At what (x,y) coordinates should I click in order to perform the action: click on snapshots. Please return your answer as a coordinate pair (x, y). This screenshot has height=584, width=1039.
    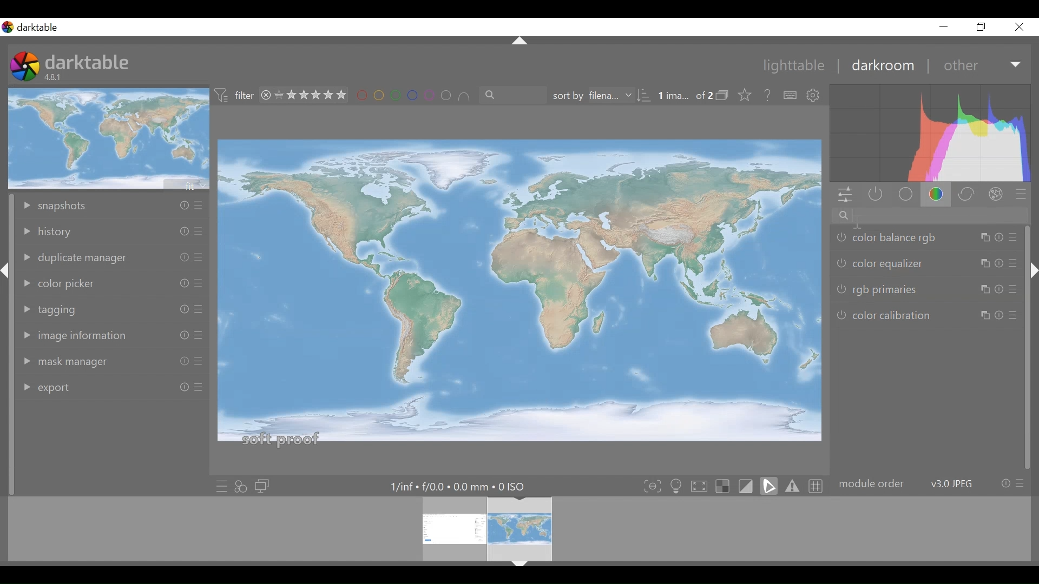
    Looking at the image, I should click on (71, 204).